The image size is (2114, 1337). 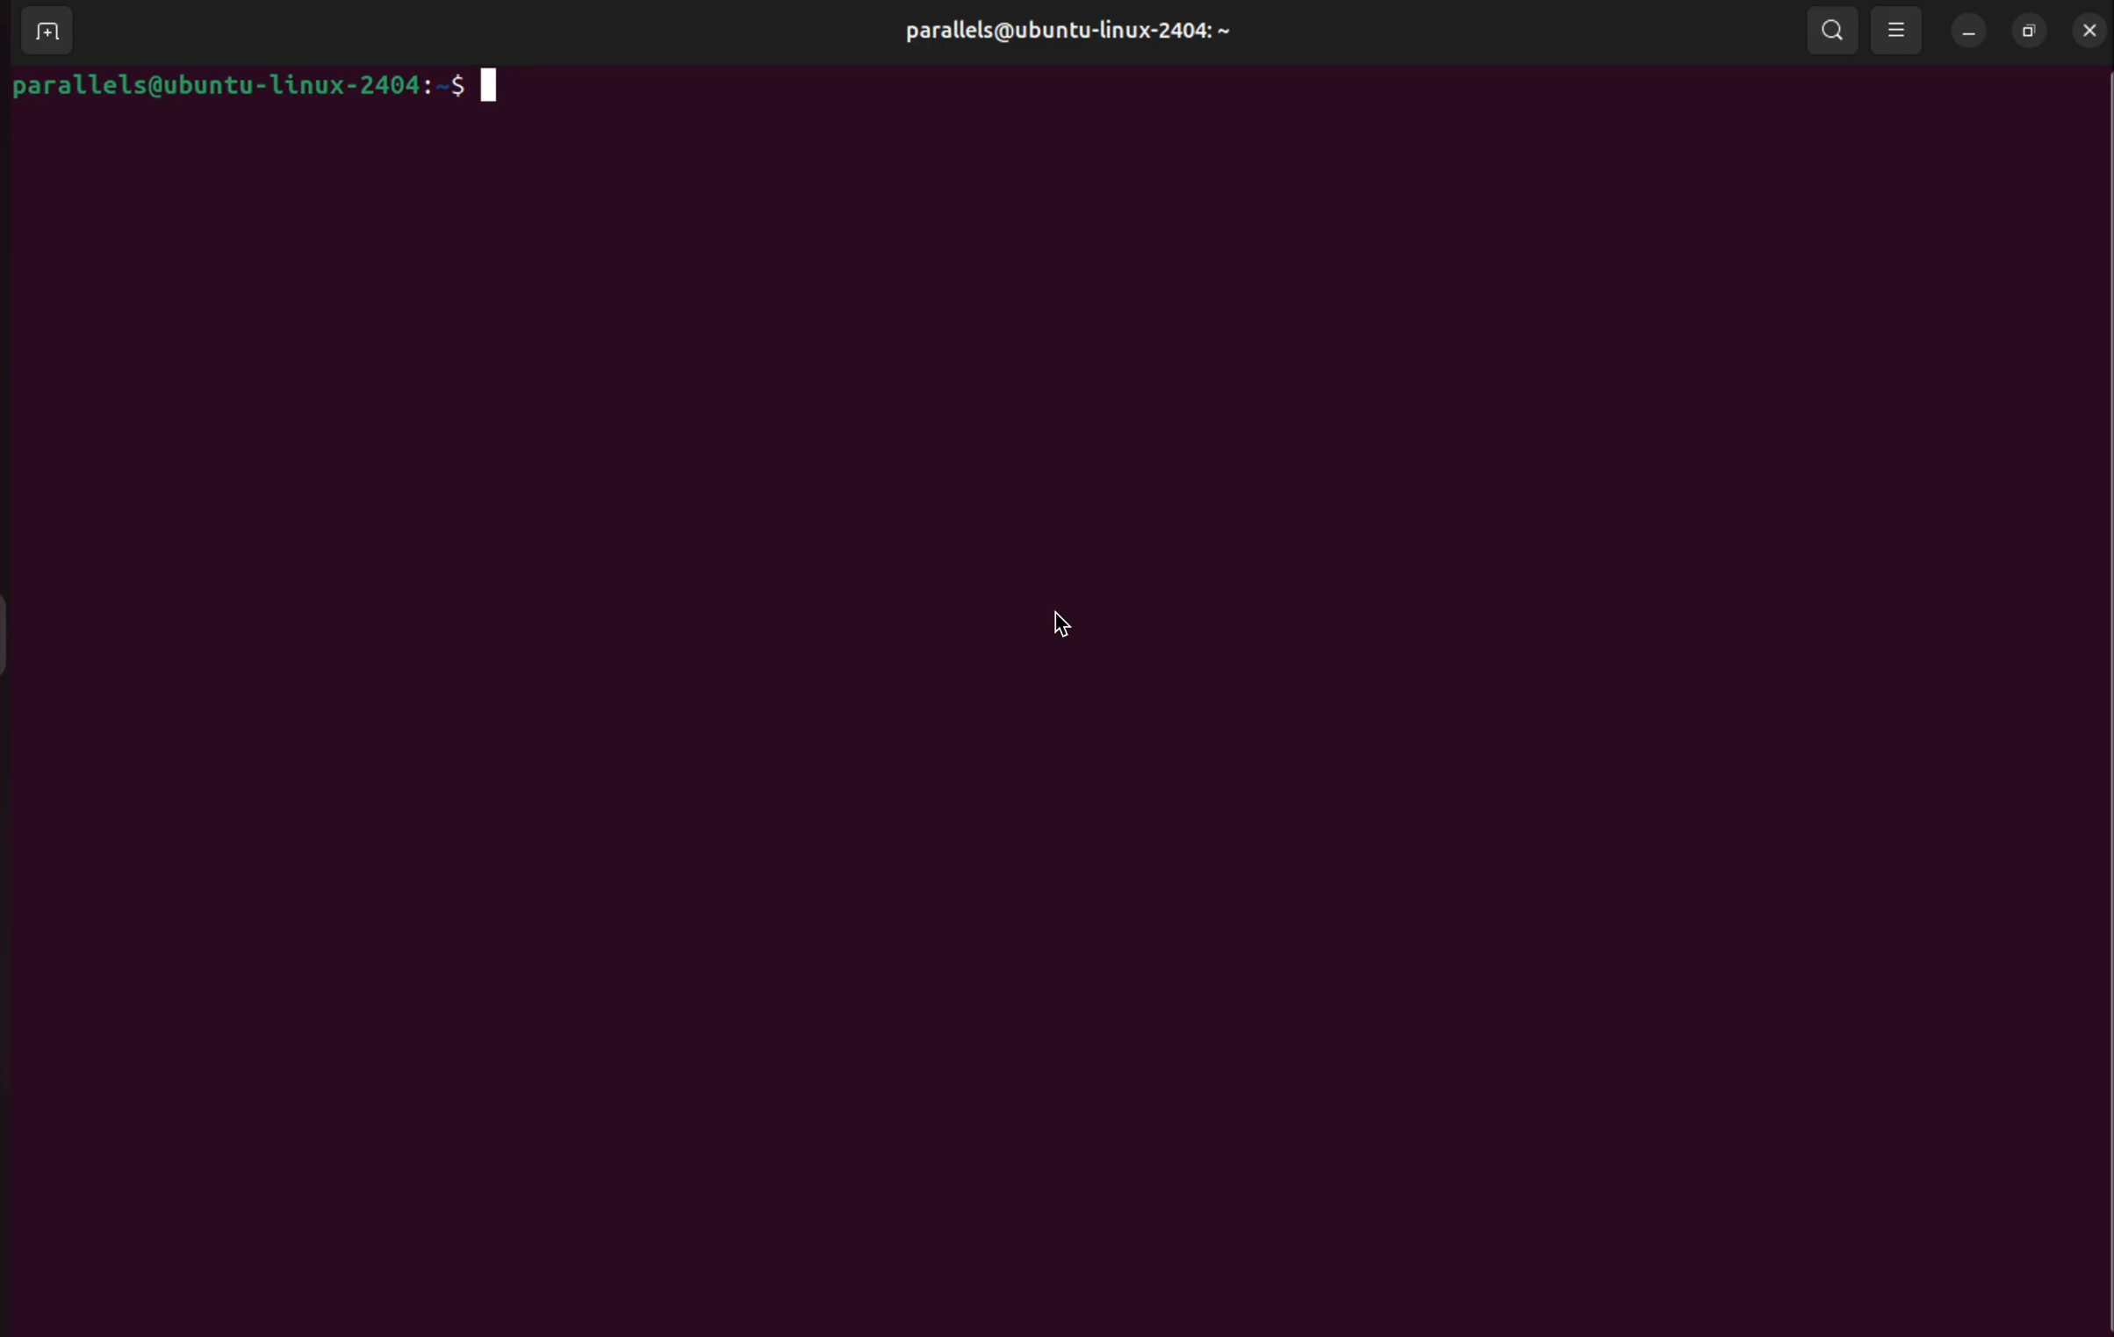 I want to click on add terminal, so click(x=43, y=32).